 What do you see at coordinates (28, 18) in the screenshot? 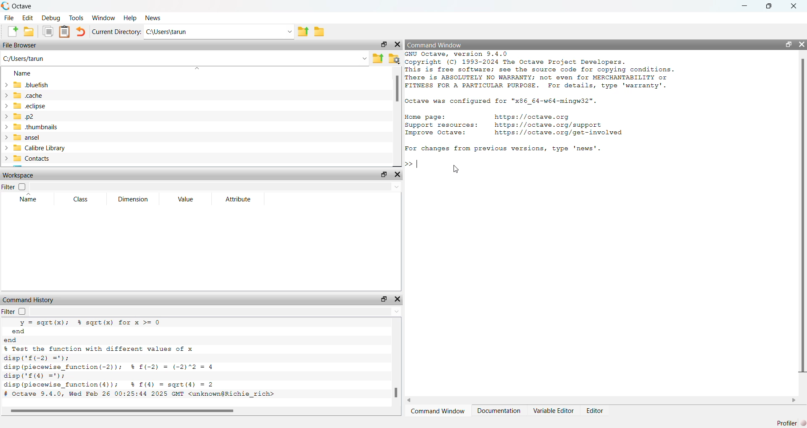
I see `Edit` at bounding box center [28, 18].